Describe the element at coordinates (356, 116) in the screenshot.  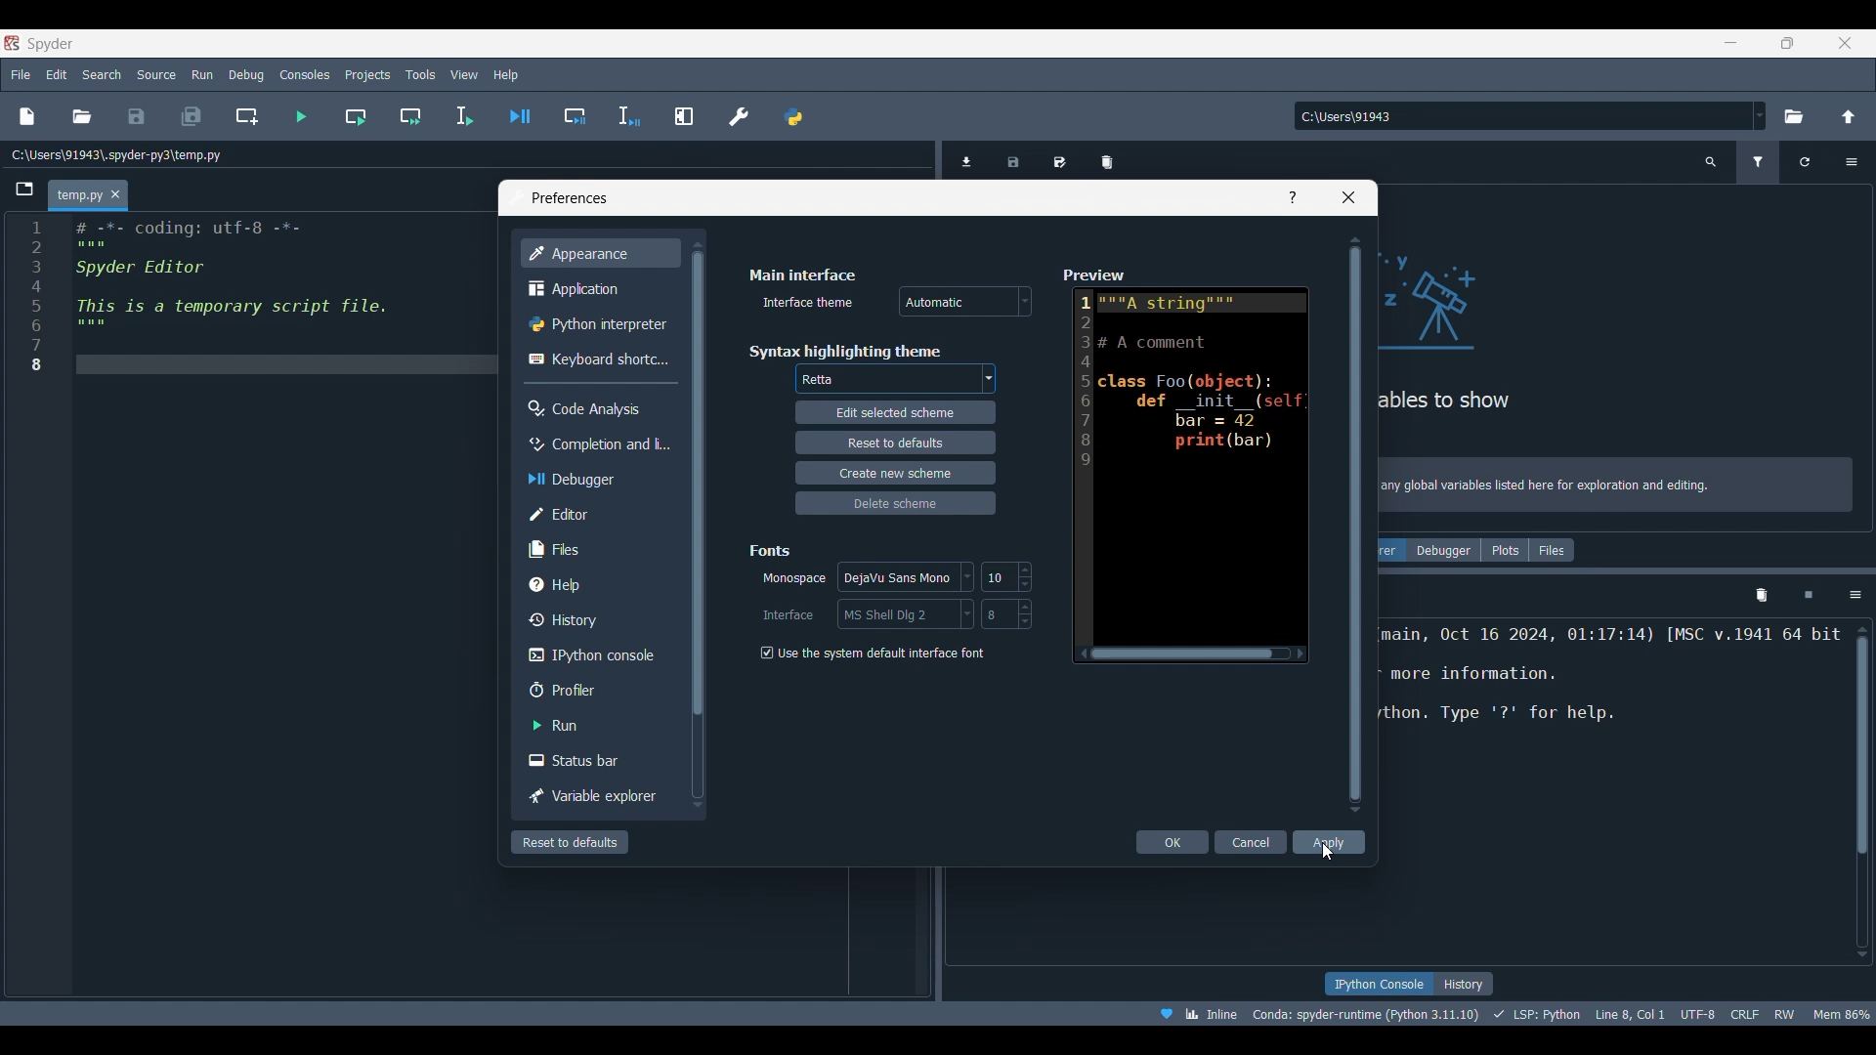
I see `Run current cell` at that location.